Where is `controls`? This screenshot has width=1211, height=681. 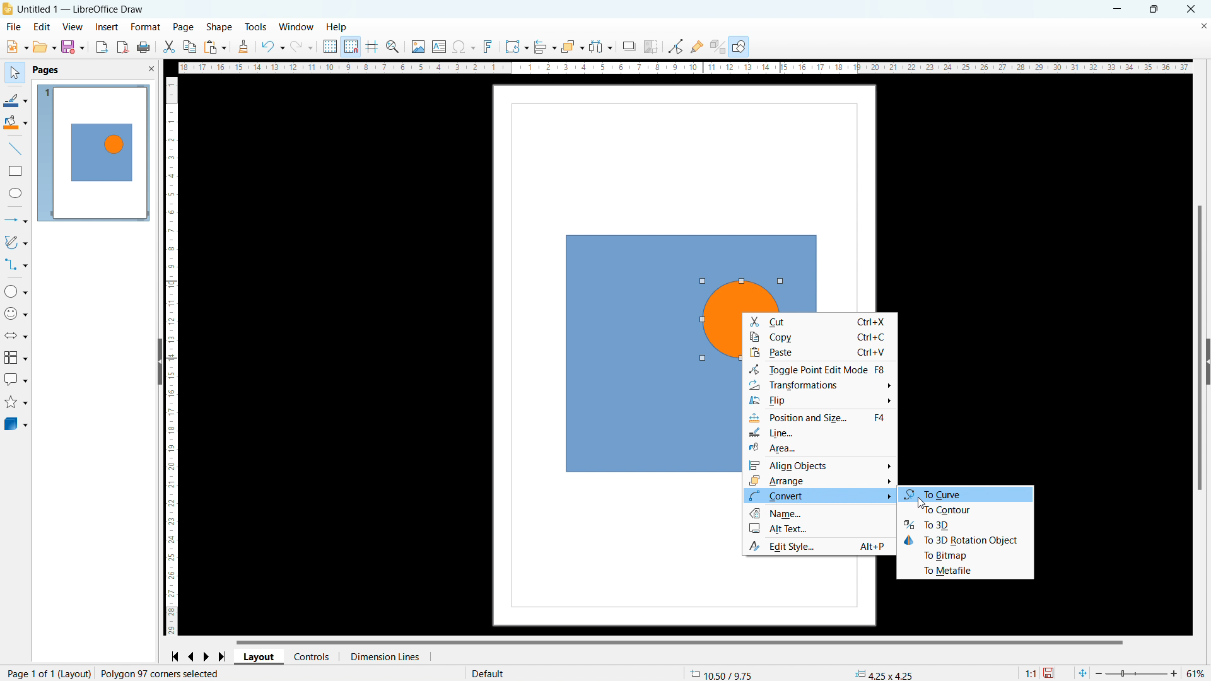 controls is located at coordinates (312, 657).